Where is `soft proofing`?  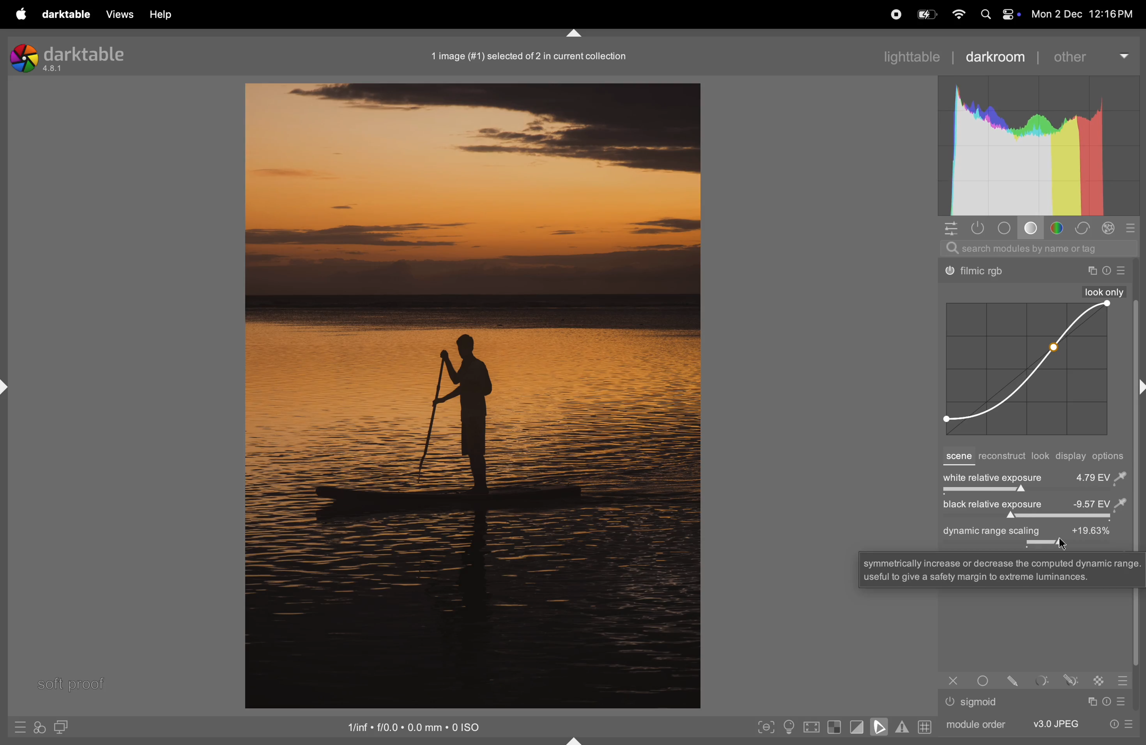 soft proofing is located at coordinates (881, 726).